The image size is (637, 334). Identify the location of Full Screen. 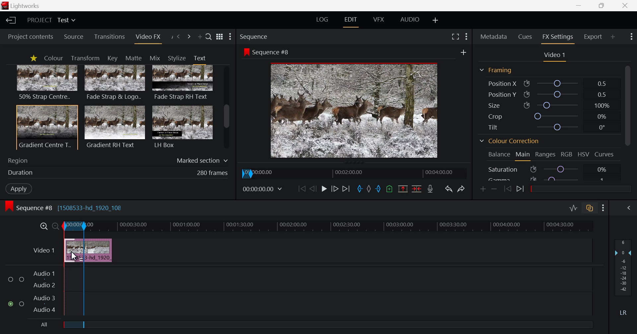
(456, 37).